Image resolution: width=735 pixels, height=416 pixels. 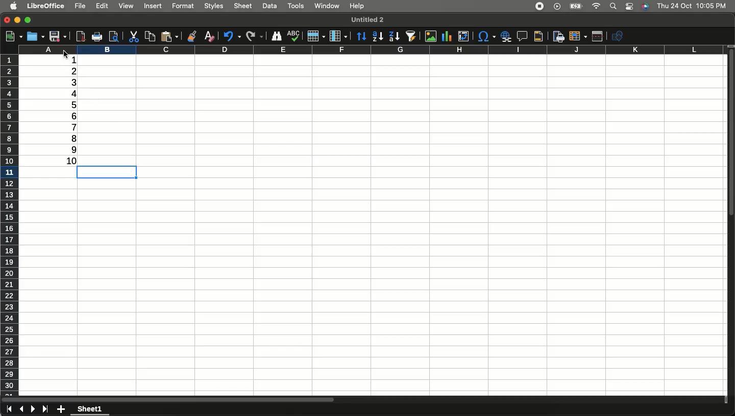 What do you see at coordinates (72, 115) in the screenshot?
I see `6` at bounding box center [72, 115].